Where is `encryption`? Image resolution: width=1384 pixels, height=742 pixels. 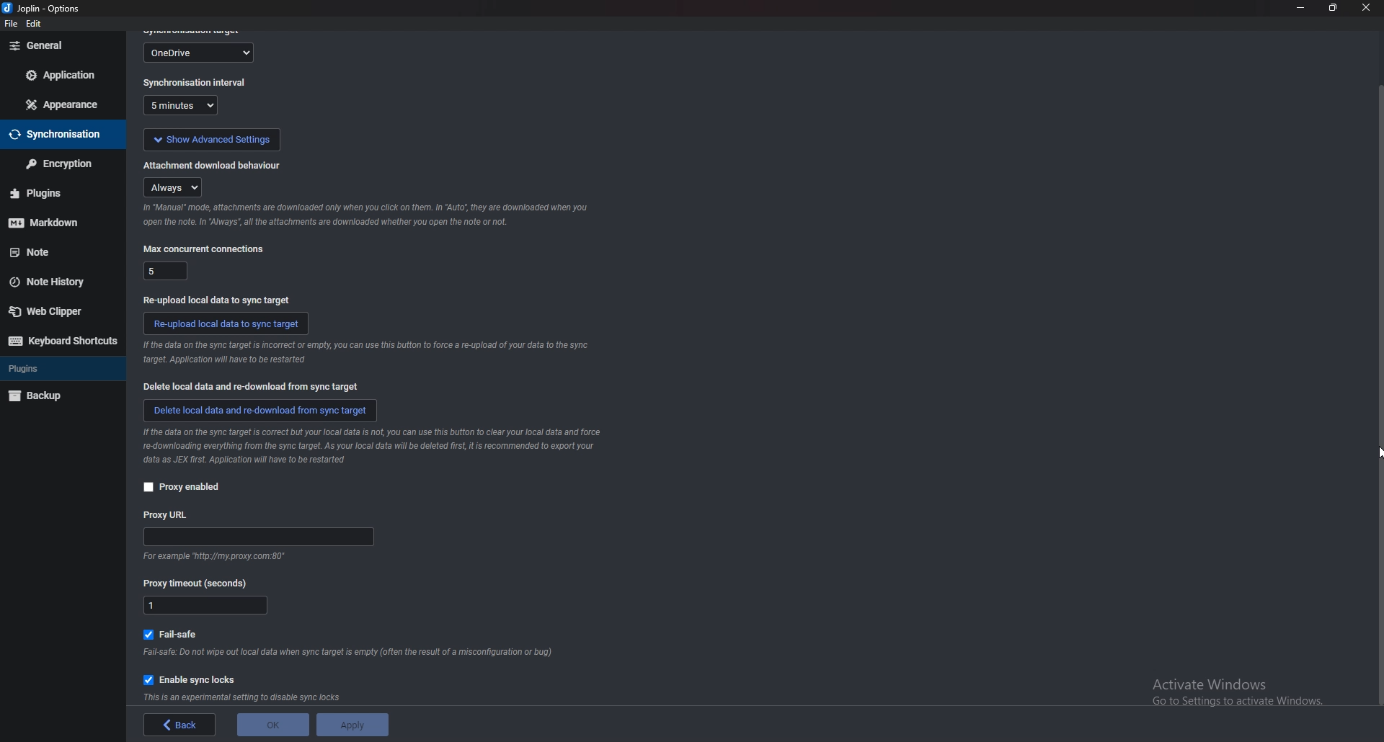
encryption is located at coordinates (58, 164).